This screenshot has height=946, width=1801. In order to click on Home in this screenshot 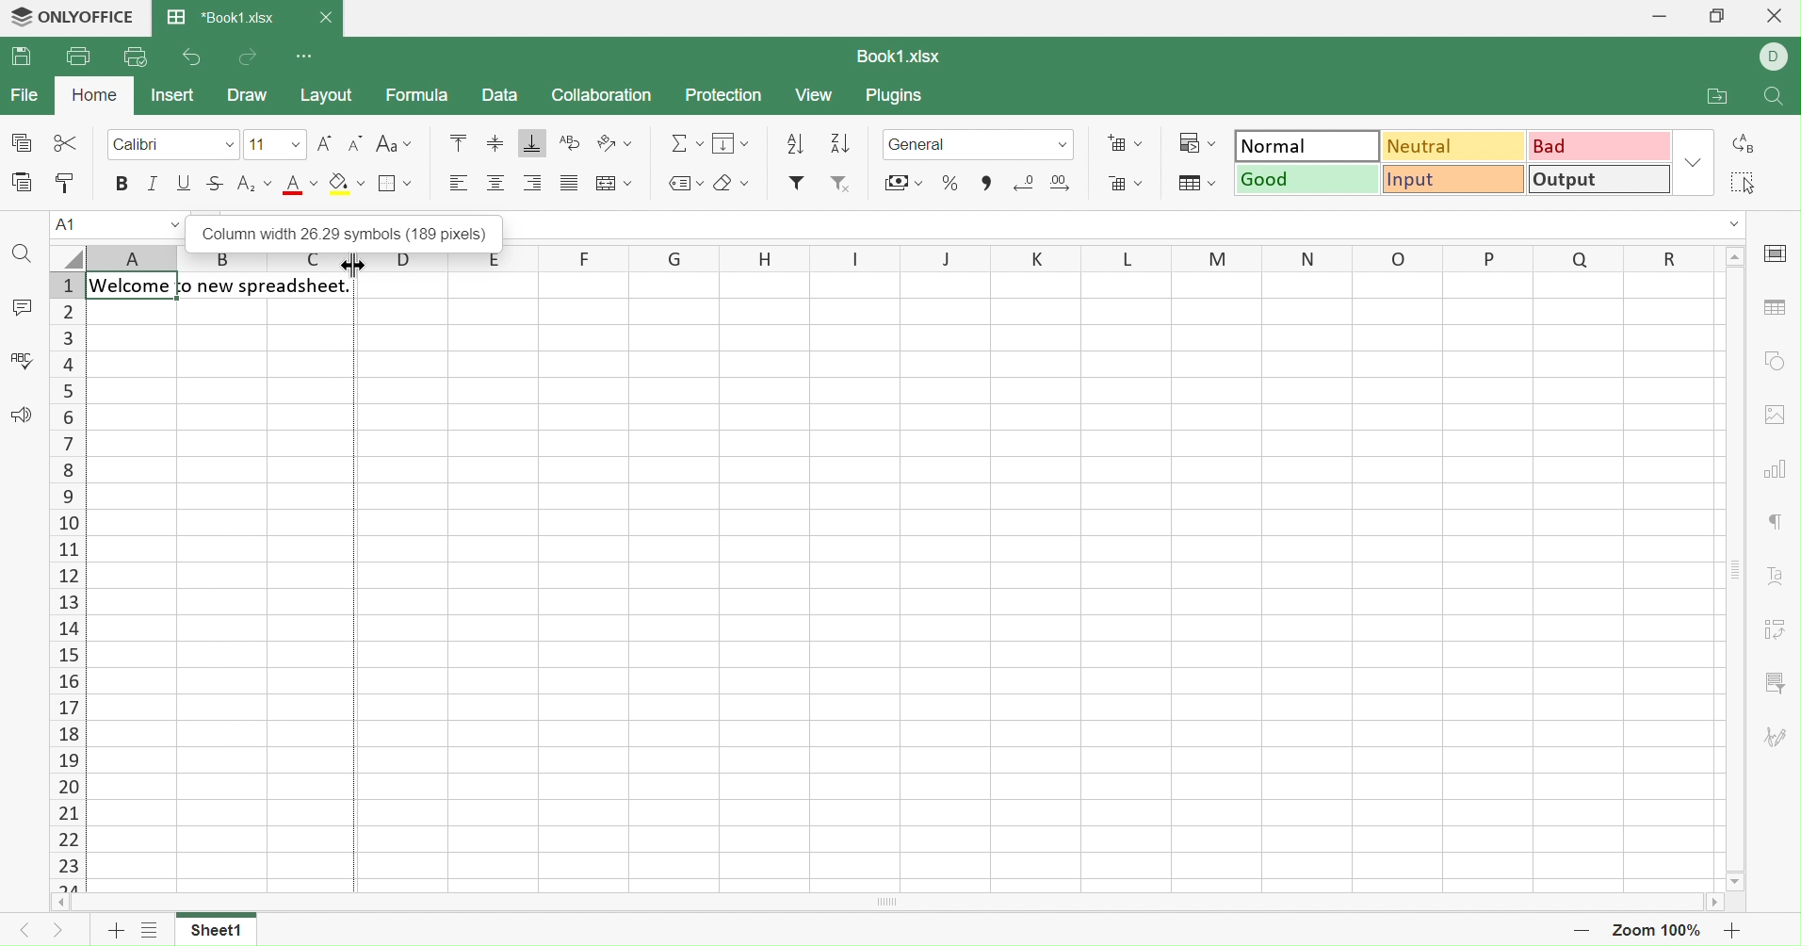, I will do `click(93, 94)`.